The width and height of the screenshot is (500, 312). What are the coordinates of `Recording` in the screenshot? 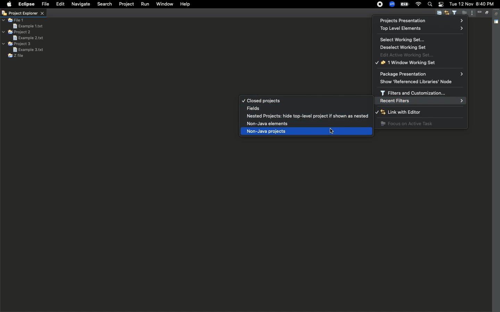 It's located at (380, 5).